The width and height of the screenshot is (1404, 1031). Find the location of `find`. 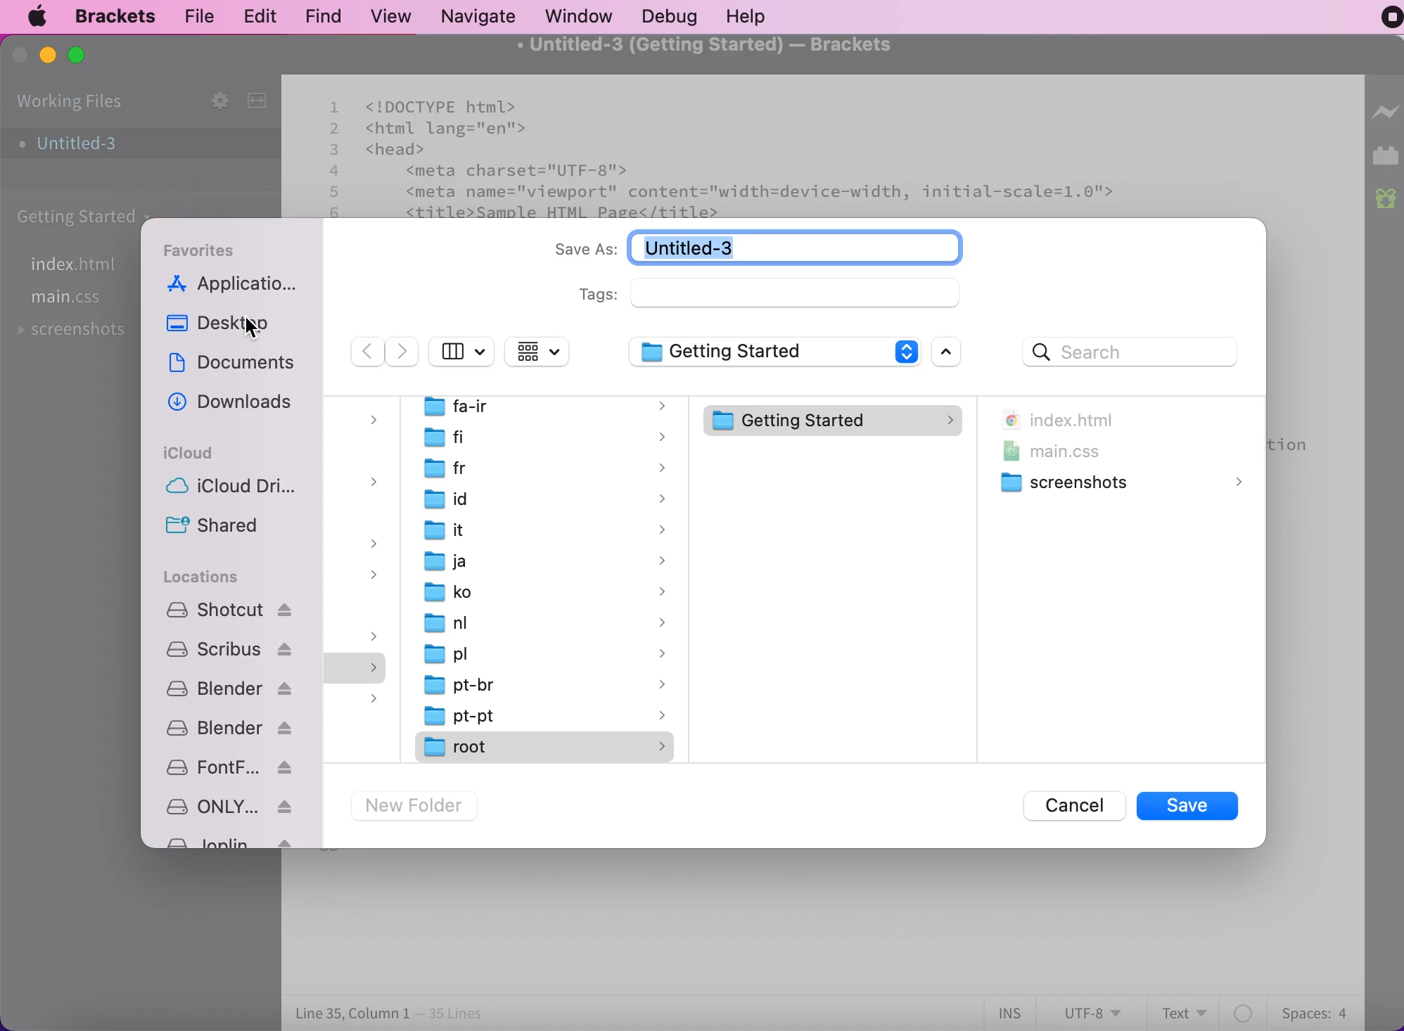

find is located at coordinates (326, 15).